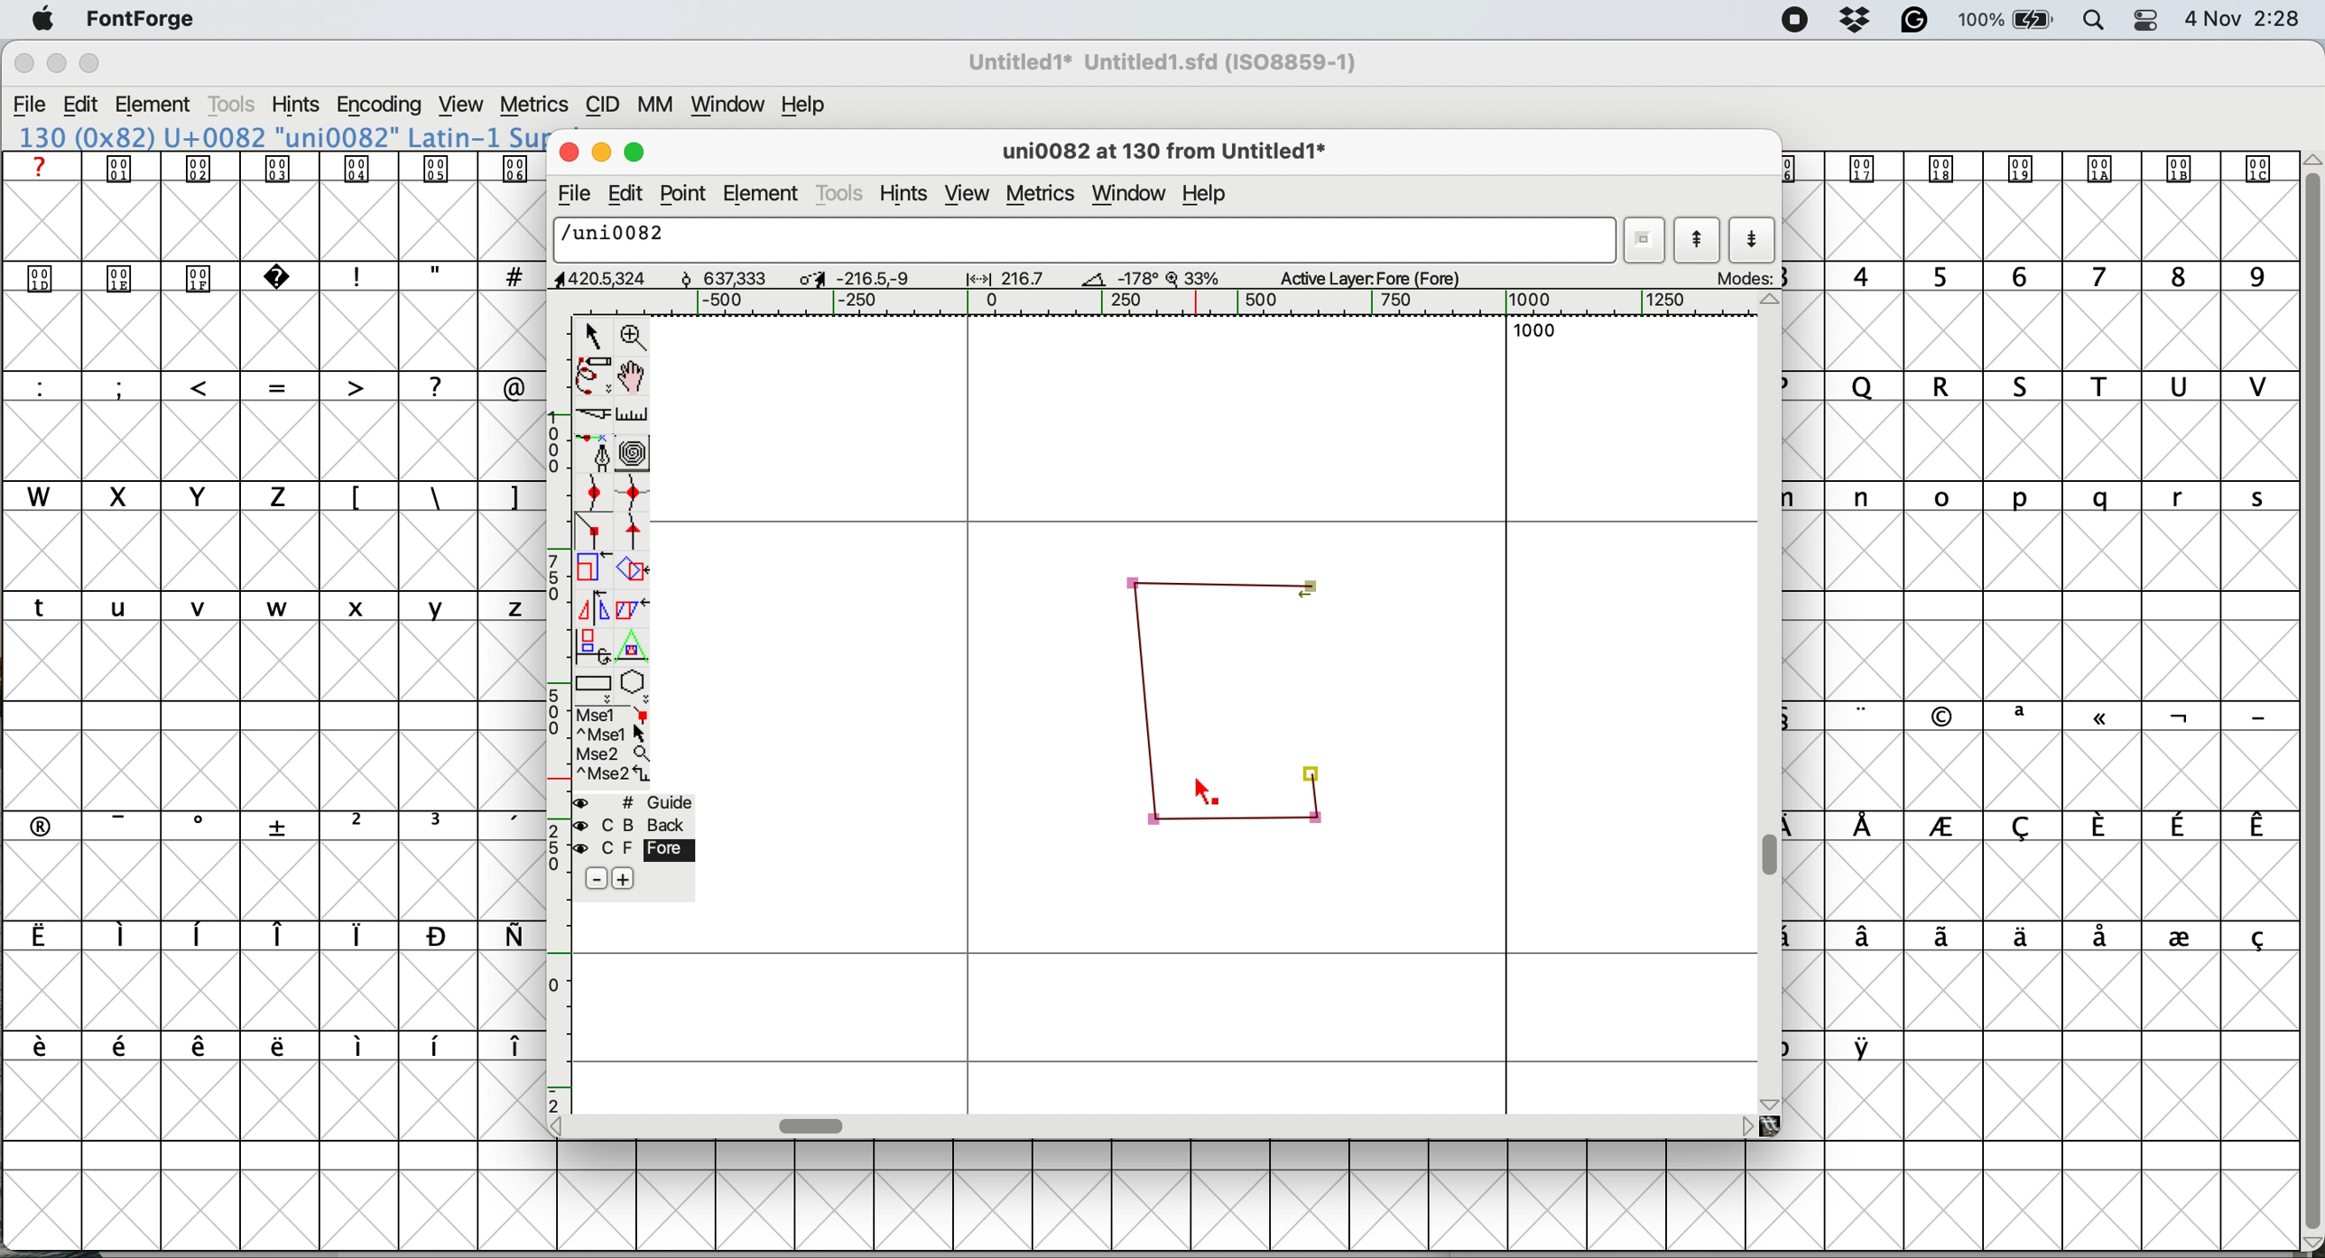 The width and height of the screenshot is (2325, 1258). What do you see at coordinates (1642, 240) in the screenshot?
I see `current word list` at bounding box center [1642, 240].